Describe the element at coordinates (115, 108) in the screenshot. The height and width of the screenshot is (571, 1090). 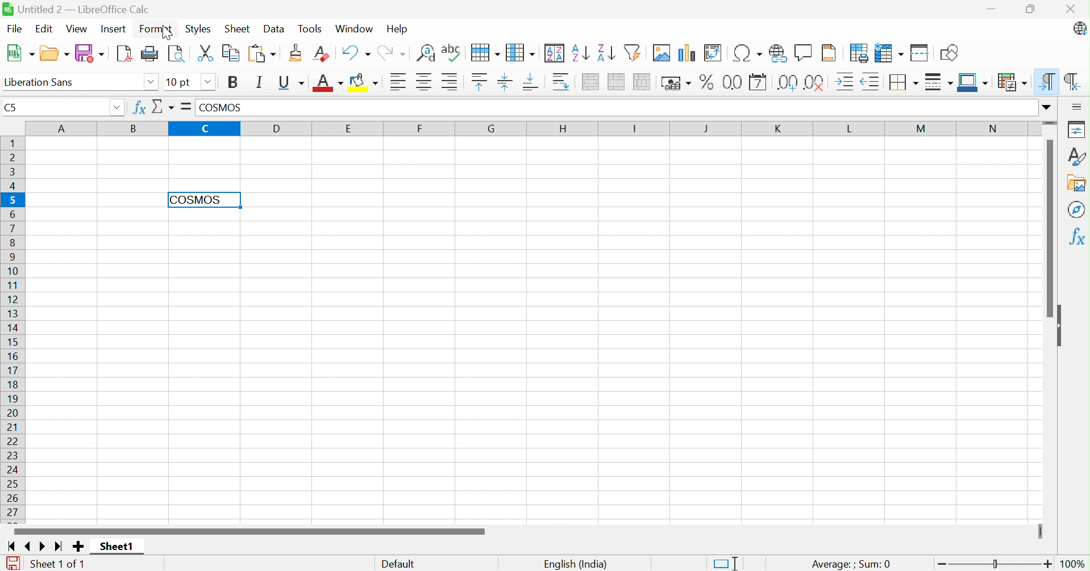
I see `Drop Down` at that location.